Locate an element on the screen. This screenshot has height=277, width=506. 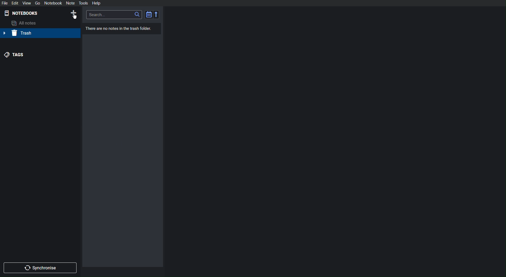
Edit is located at coordinates (16, 3).